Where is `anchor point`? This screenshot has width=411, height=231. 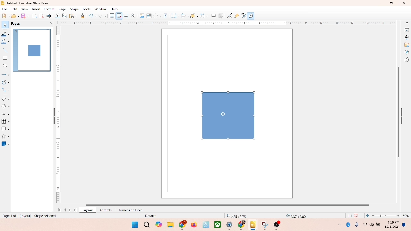 anchor point is located at coordinates (295, 215).